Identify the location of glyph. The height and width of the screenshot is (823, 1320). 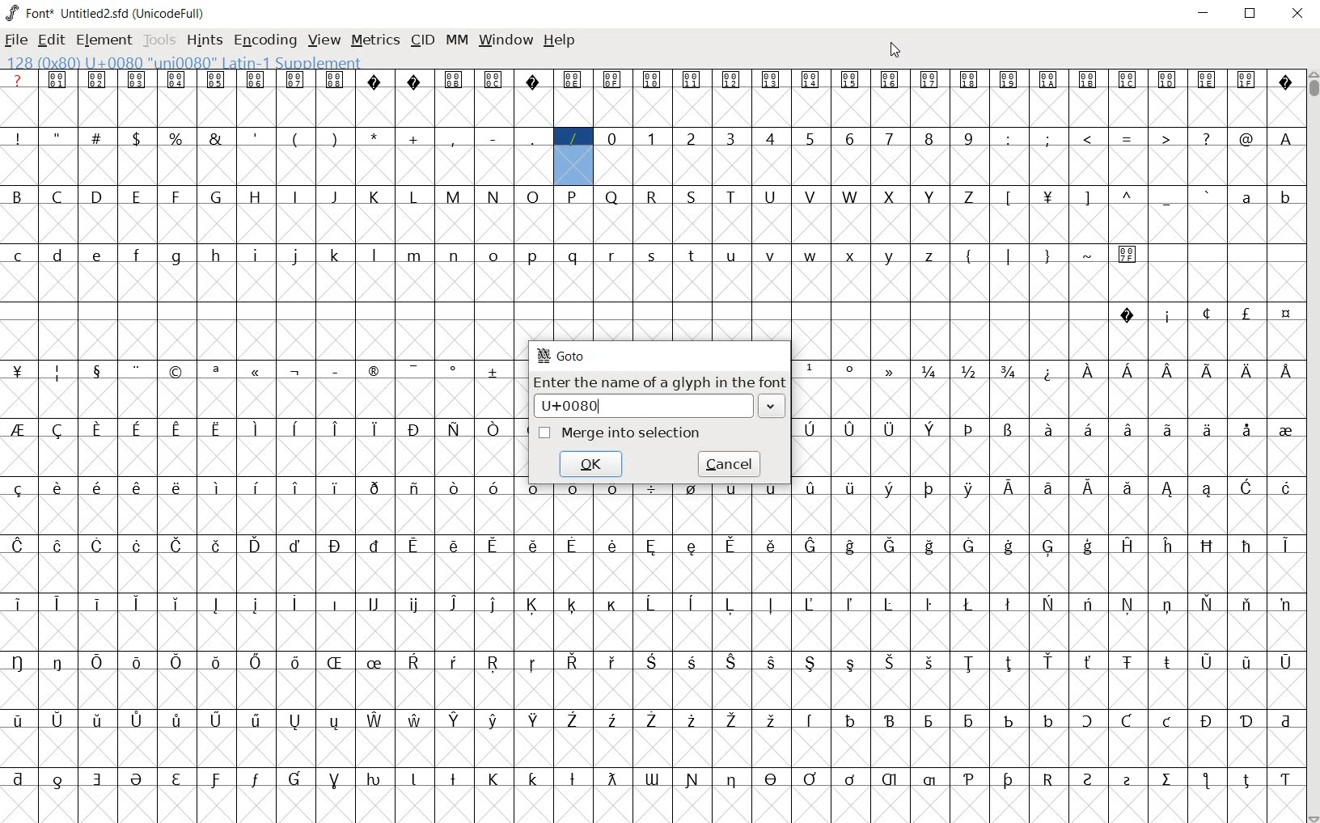
(773, 663).